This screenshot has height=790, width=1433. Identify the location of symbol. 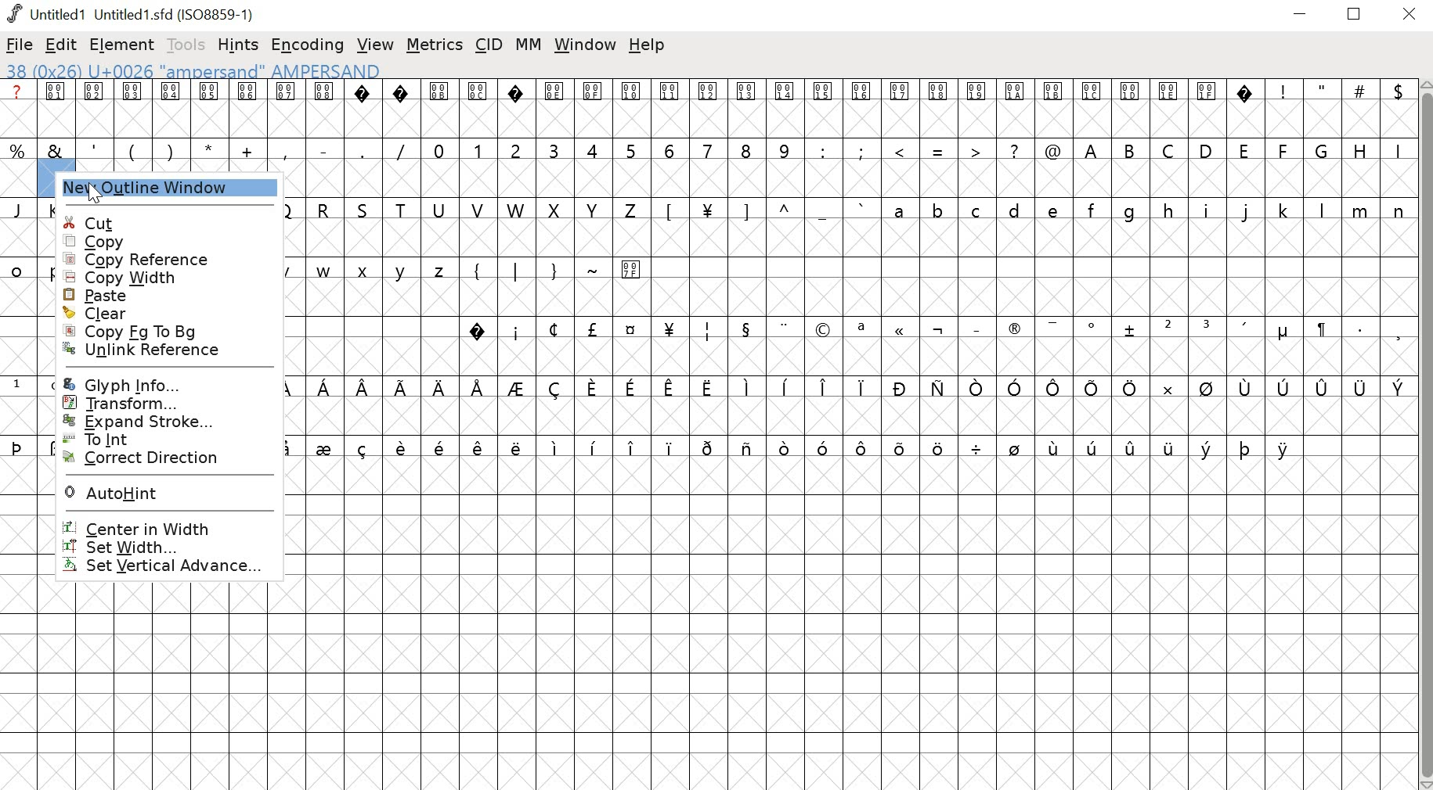
(862, 447).